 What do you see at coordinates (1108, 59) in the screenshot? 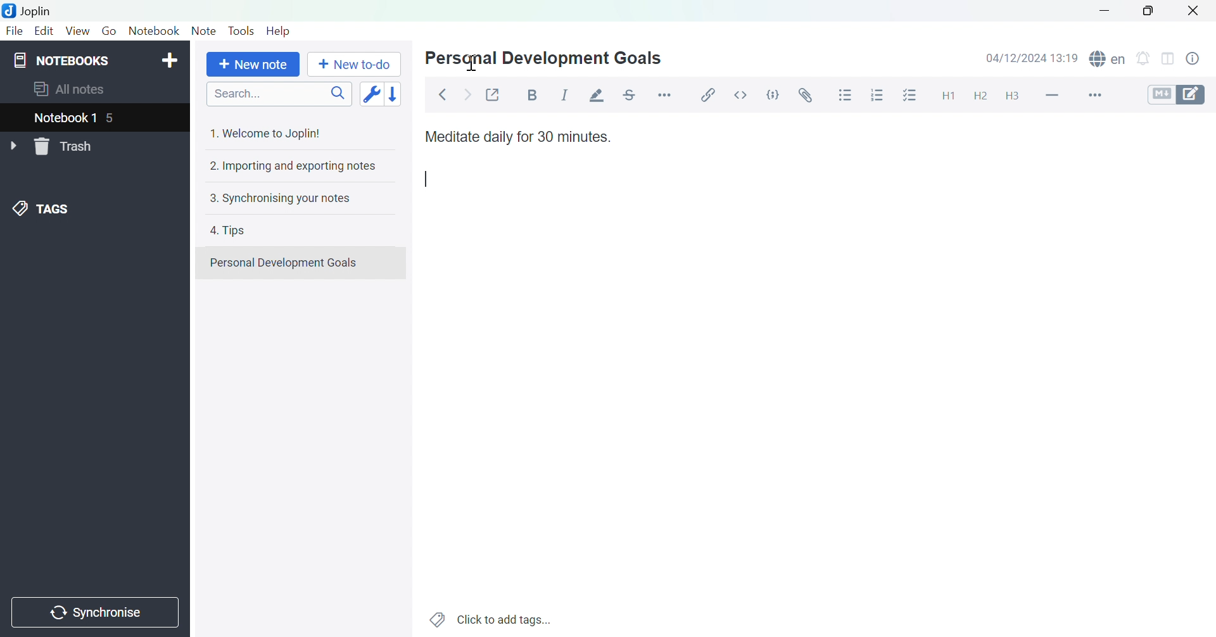
I see `spell checker` at bounding box center [1108, 59].